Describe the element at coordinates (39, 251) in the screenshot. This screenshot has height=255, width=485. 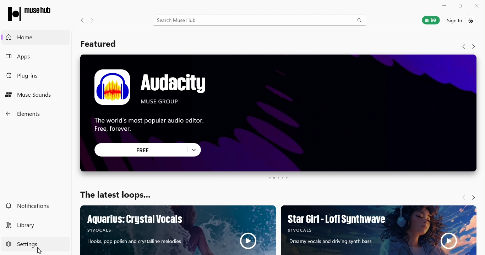
I see `Cursor` at that location.